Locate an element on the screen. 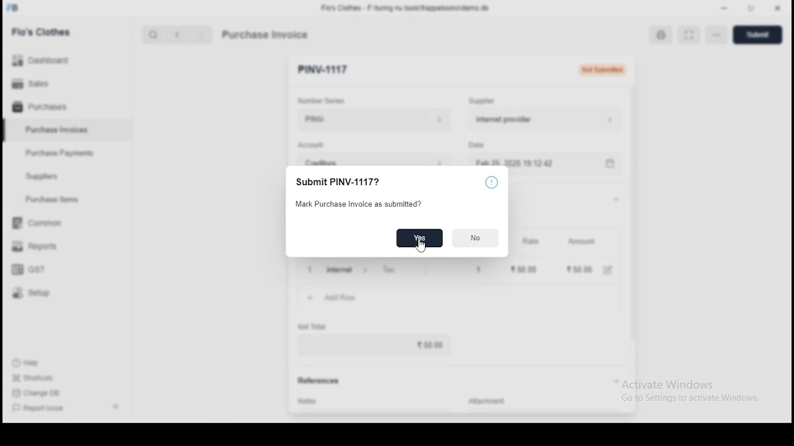  mouse pointer is located at coordinates (421, 247).